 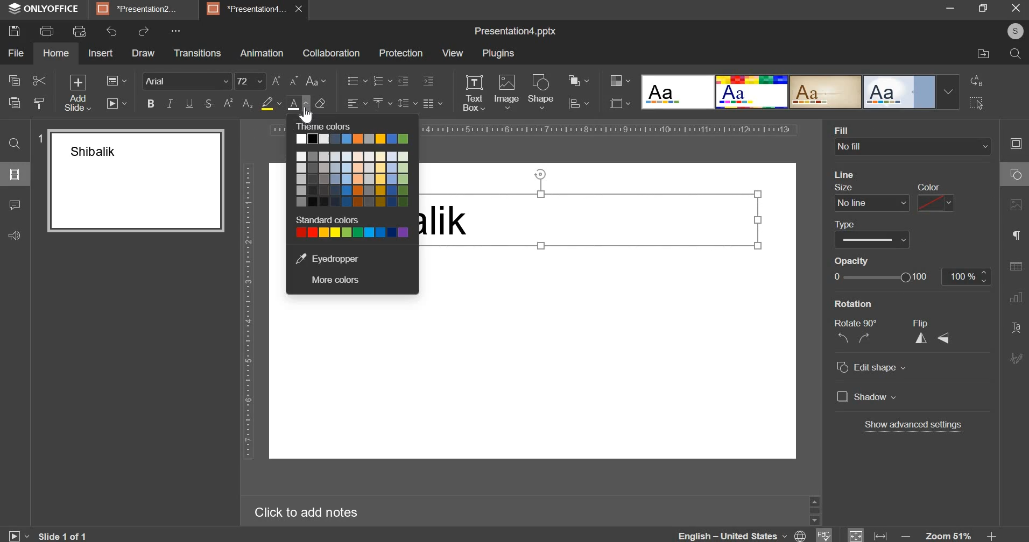 I want to click on Presentation.pptx, so click(x=509, y=30).